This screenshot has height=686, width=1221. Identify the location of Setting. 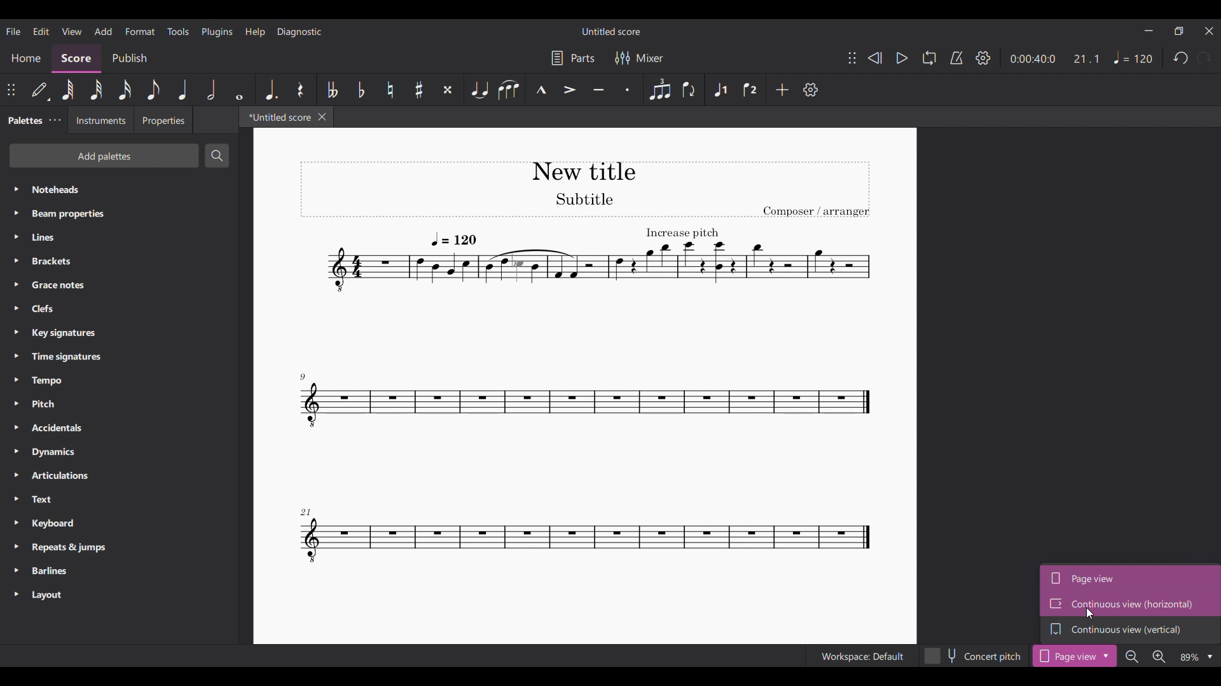
(811, 90).